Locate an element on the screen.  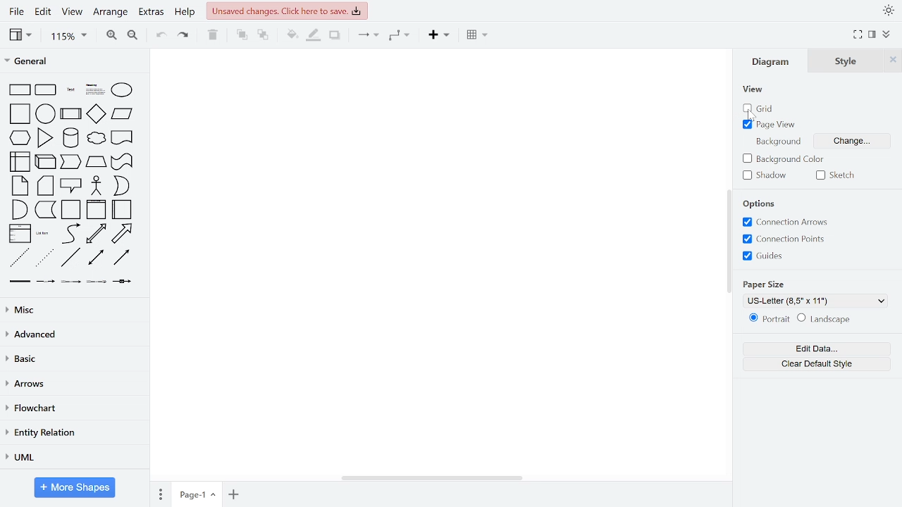
UML is located at coordinates (73, 458).